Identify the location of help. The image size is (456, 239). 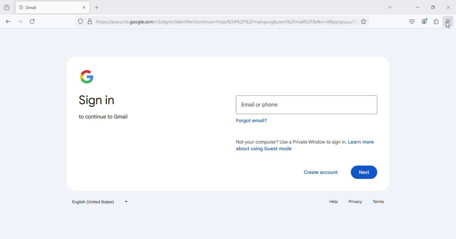
(334, 201).